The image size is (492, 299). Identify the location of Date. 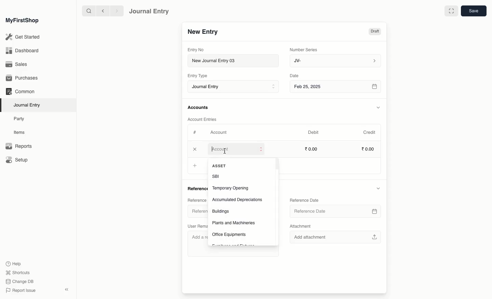
(295, 76).